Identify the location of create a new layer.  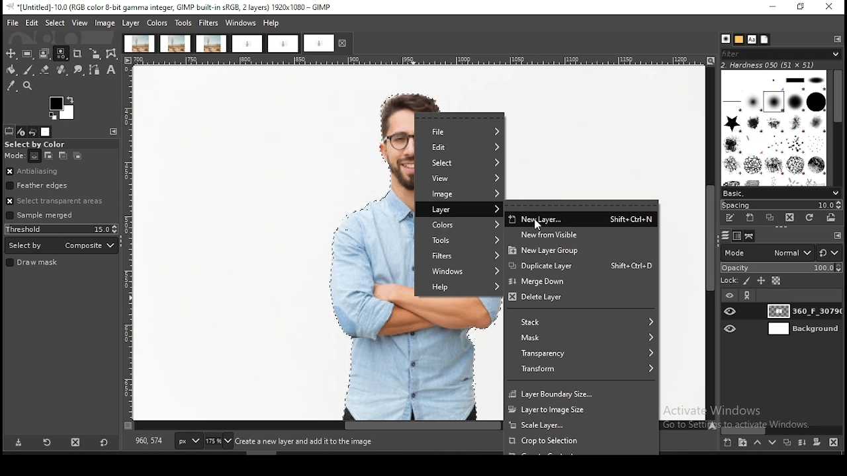
(728, 442).